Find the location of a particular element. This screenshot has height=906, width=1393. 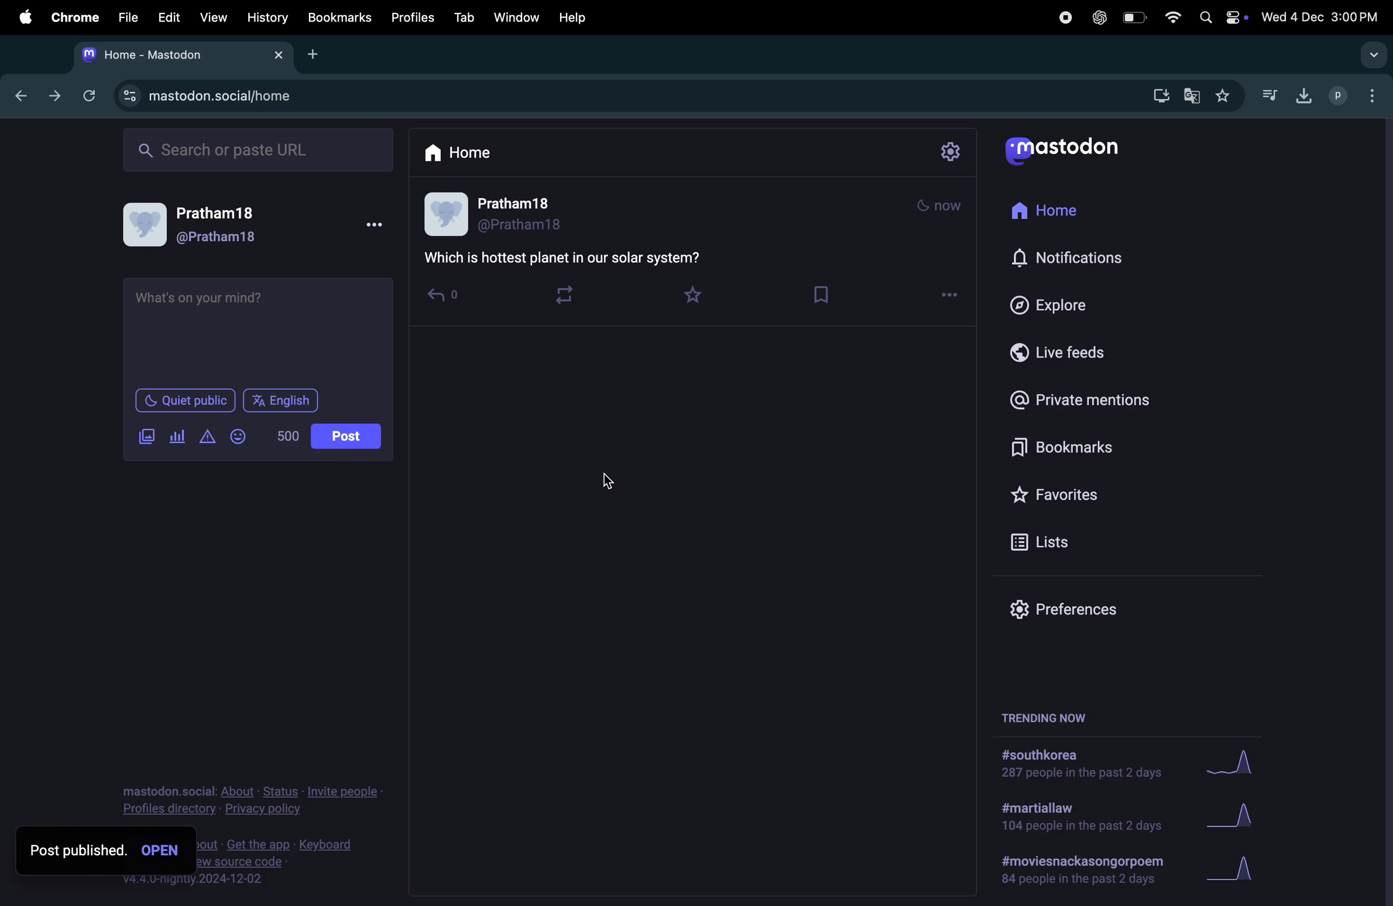

refresh is located at coordinates (88, 97).